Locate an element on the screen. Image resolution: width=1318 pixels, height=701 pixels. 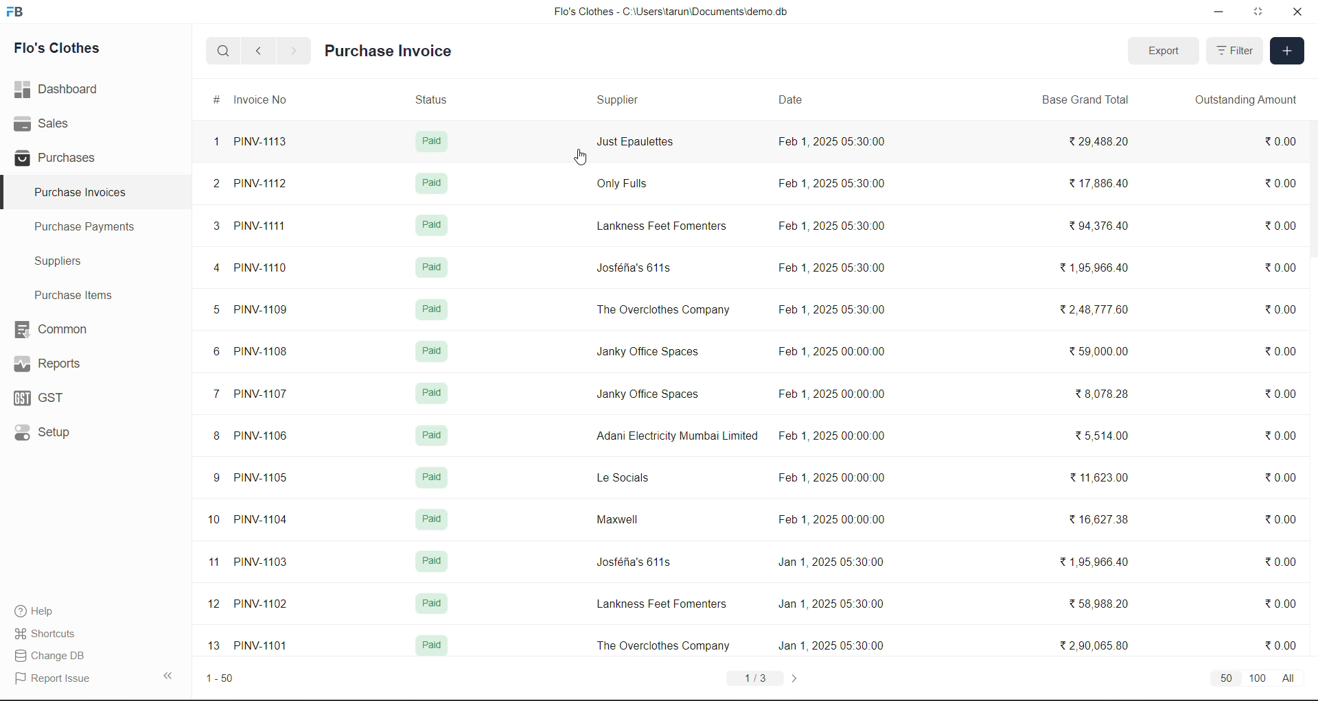
PINV-1108 is located at coordinates (264, 353).